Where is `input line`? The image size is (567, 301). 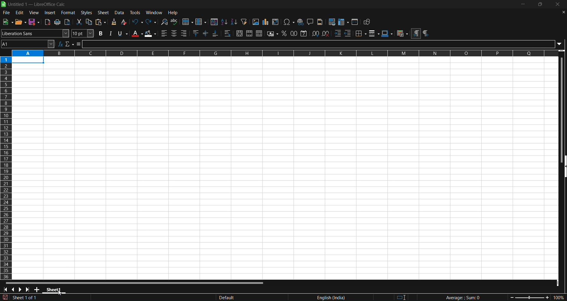 input line is located at coordinates (323, 44).